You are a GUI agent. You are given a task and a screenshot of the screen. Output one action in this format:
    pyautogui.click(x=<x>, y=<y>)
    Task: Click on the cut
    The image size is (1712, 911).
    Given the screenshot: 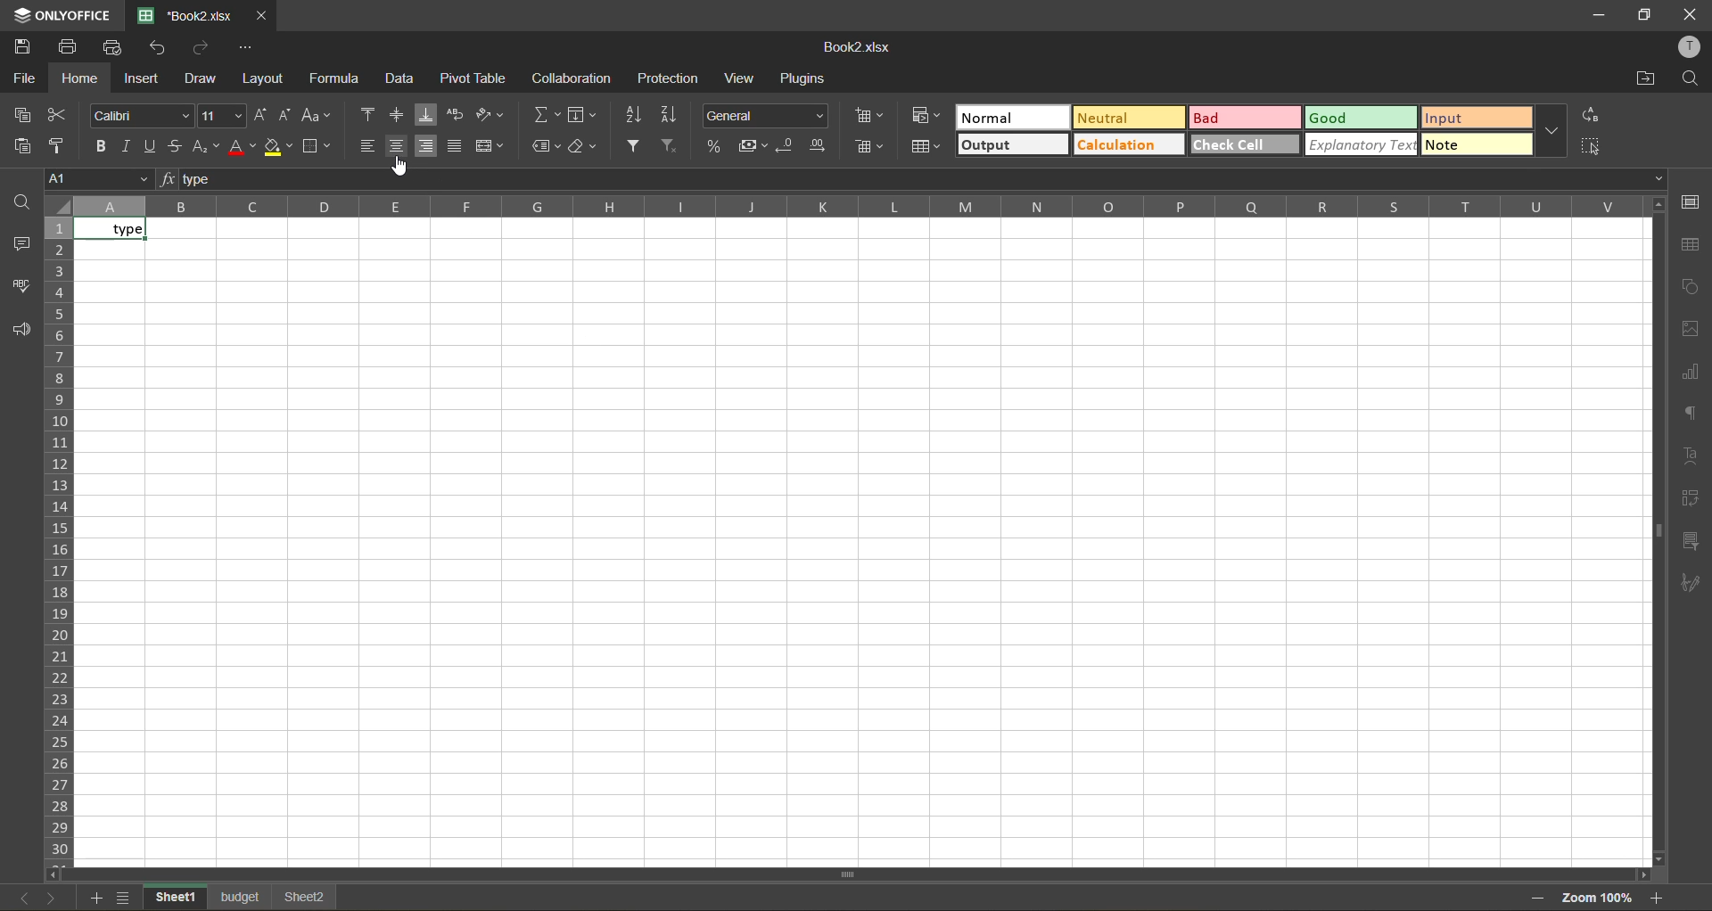 What is the action you would take?
    pyautogui.click(x=58, y=114)
    